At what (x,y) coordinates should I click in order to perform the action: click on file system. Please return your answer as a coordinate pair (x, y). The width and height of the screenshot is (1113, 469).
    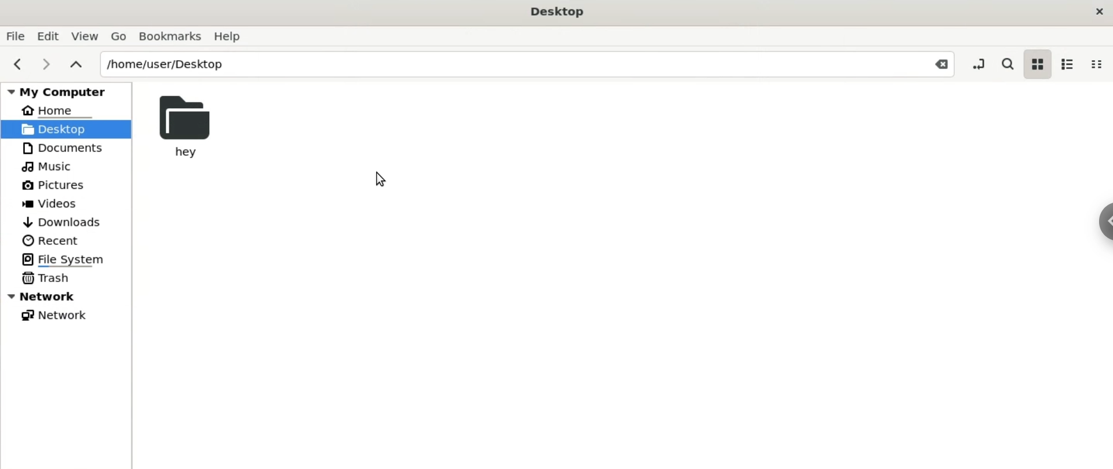
    Looking at the image, I should click on (66, 259).